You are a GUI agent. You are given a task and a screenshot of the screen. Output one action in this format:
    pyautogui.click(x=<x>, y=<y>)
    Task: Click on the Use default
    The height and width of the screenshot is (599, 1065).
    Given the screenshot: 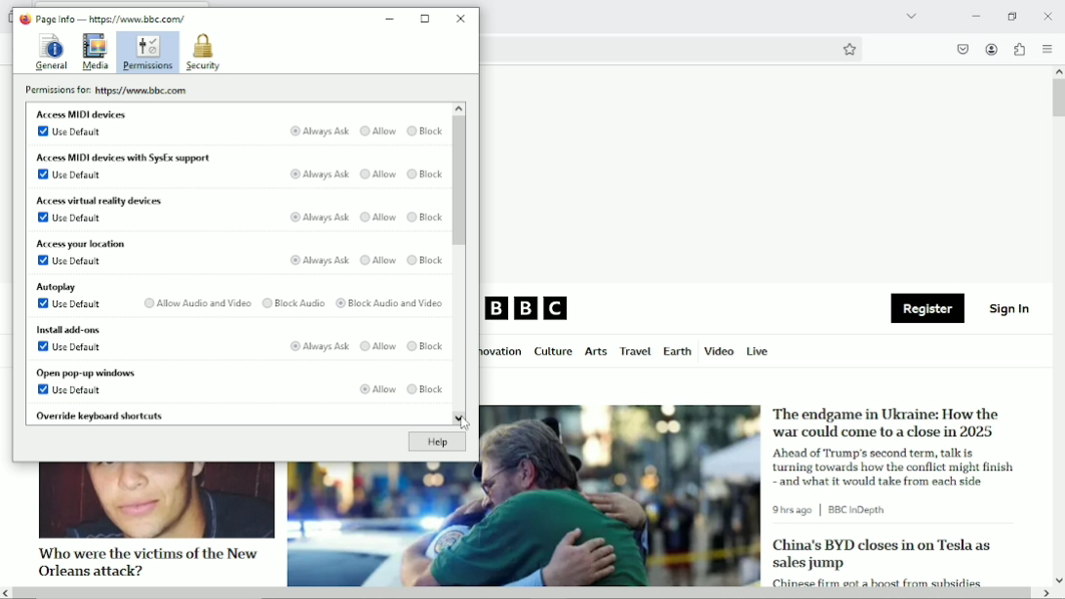 What is the action you would take?
    pyautogui.click(x=71, y=303)
    